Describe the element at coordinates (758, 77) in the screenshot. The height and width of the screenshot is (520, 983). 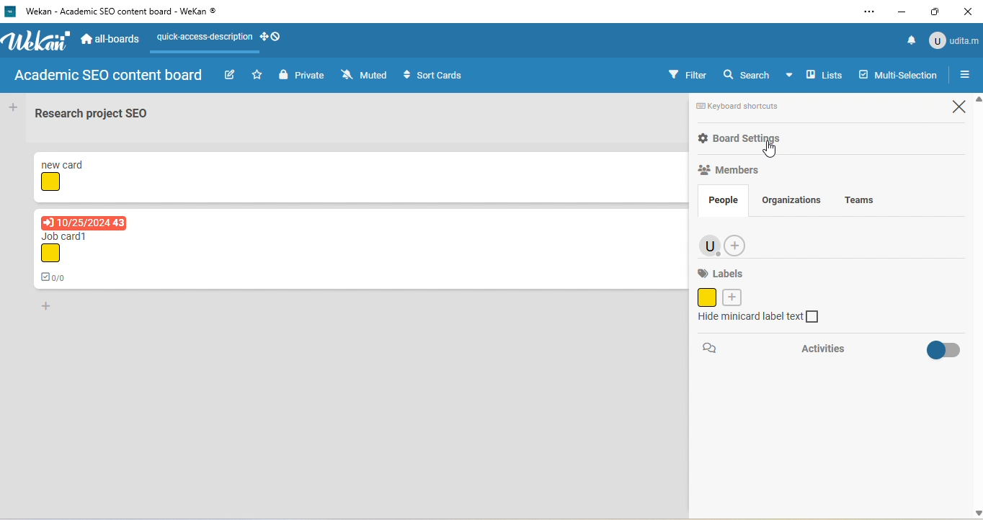
I see `search` at that location.